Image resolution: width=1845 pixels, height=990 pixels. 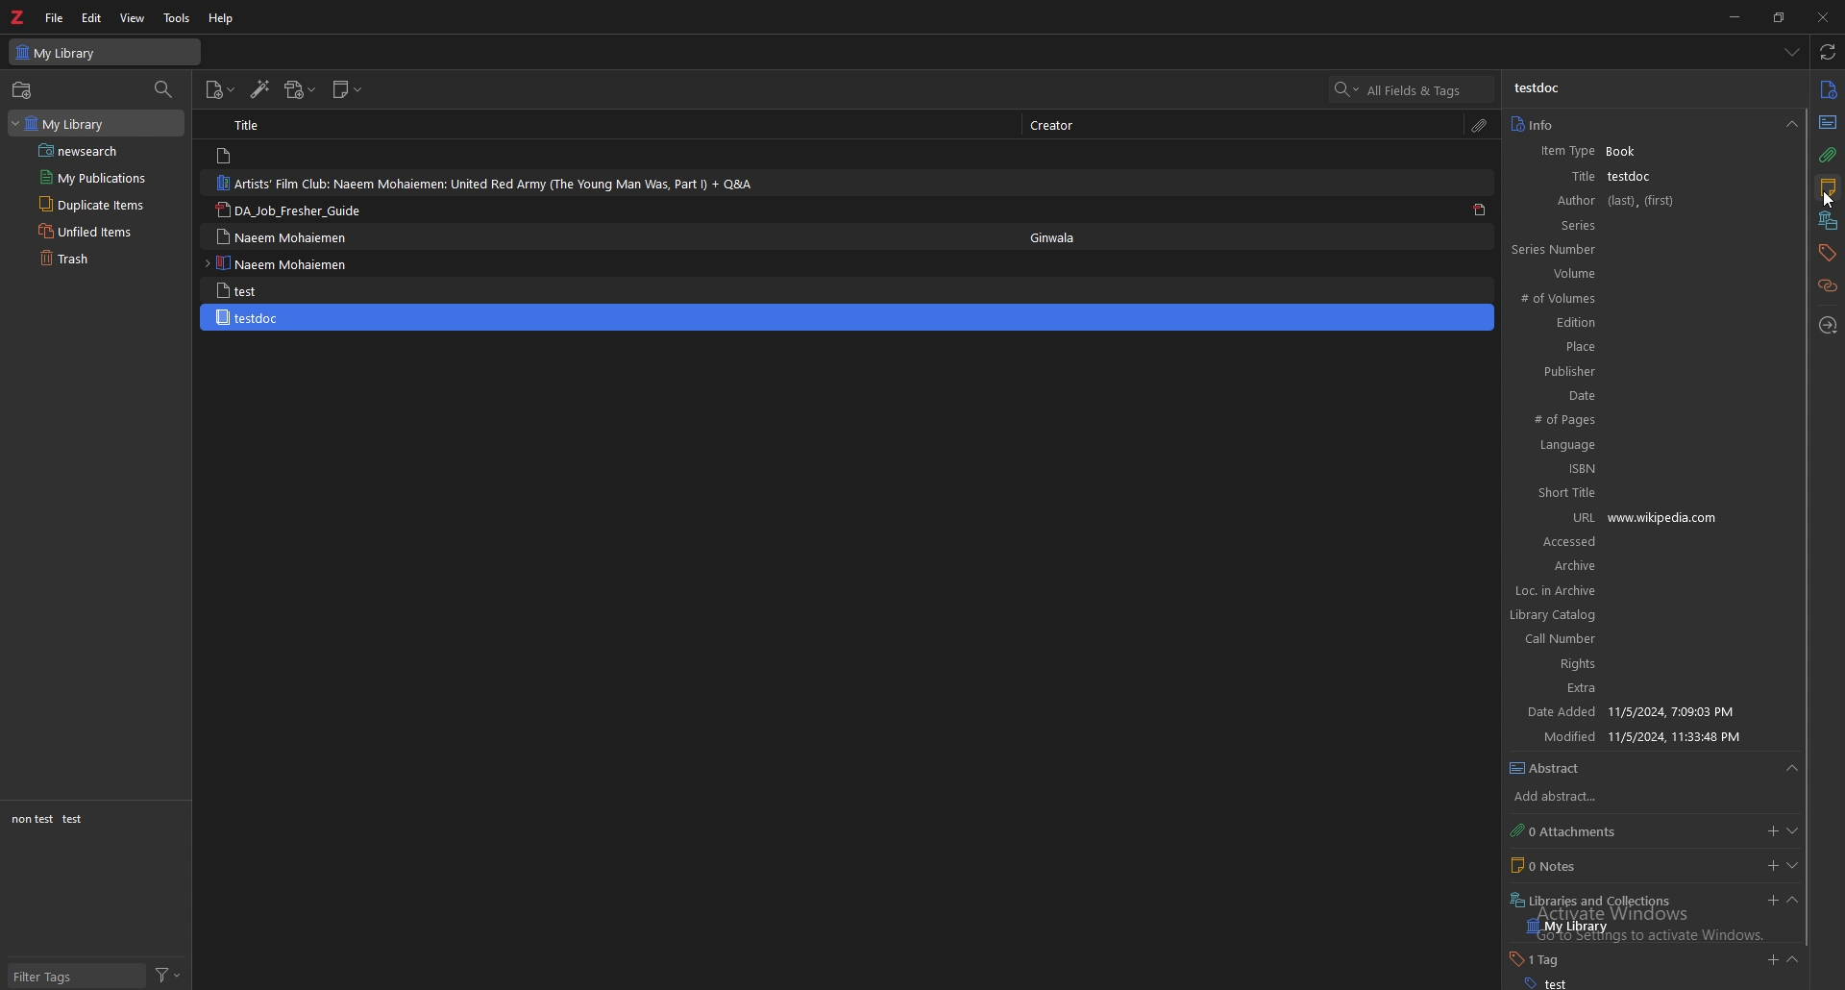 I want to click on collections and libraries, so click(x=1829, y=220).